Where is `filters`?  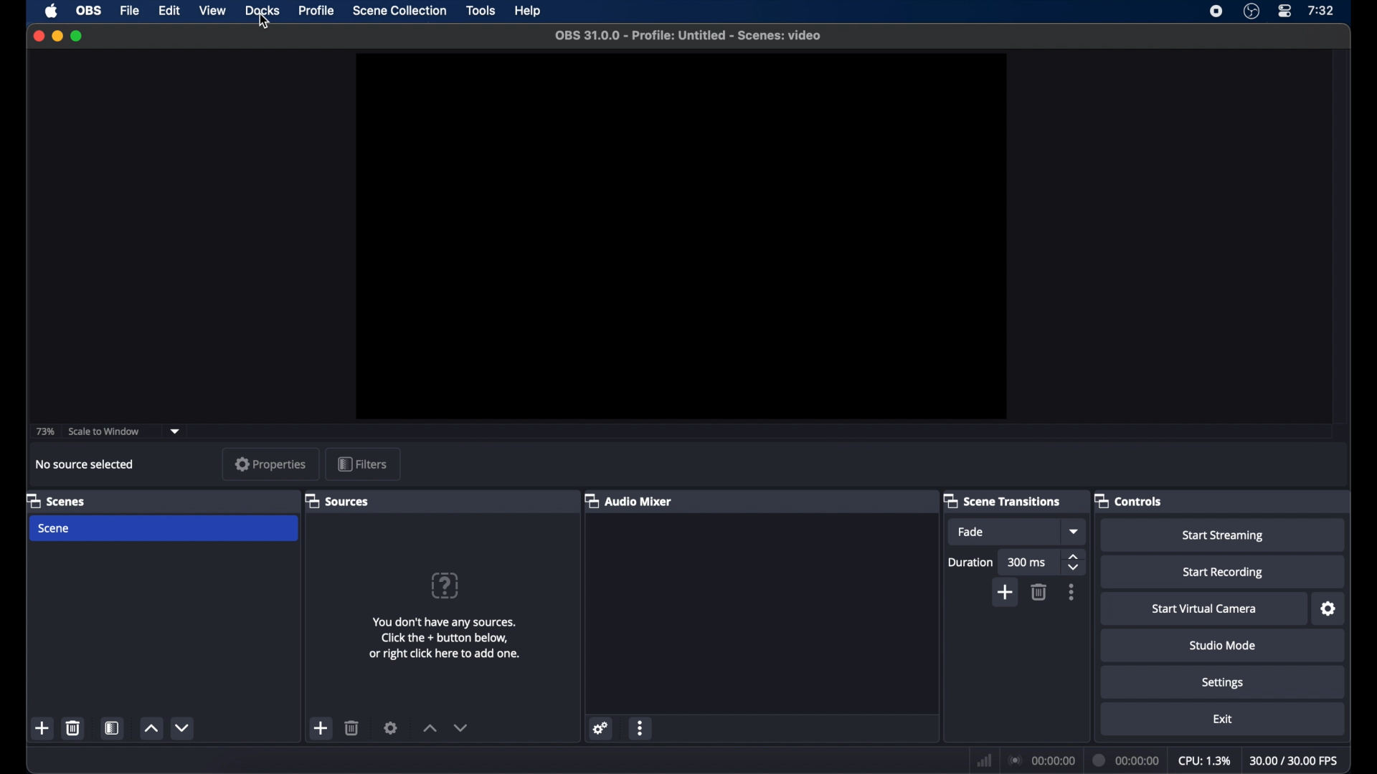
filters is located at coordinates (362, 464).